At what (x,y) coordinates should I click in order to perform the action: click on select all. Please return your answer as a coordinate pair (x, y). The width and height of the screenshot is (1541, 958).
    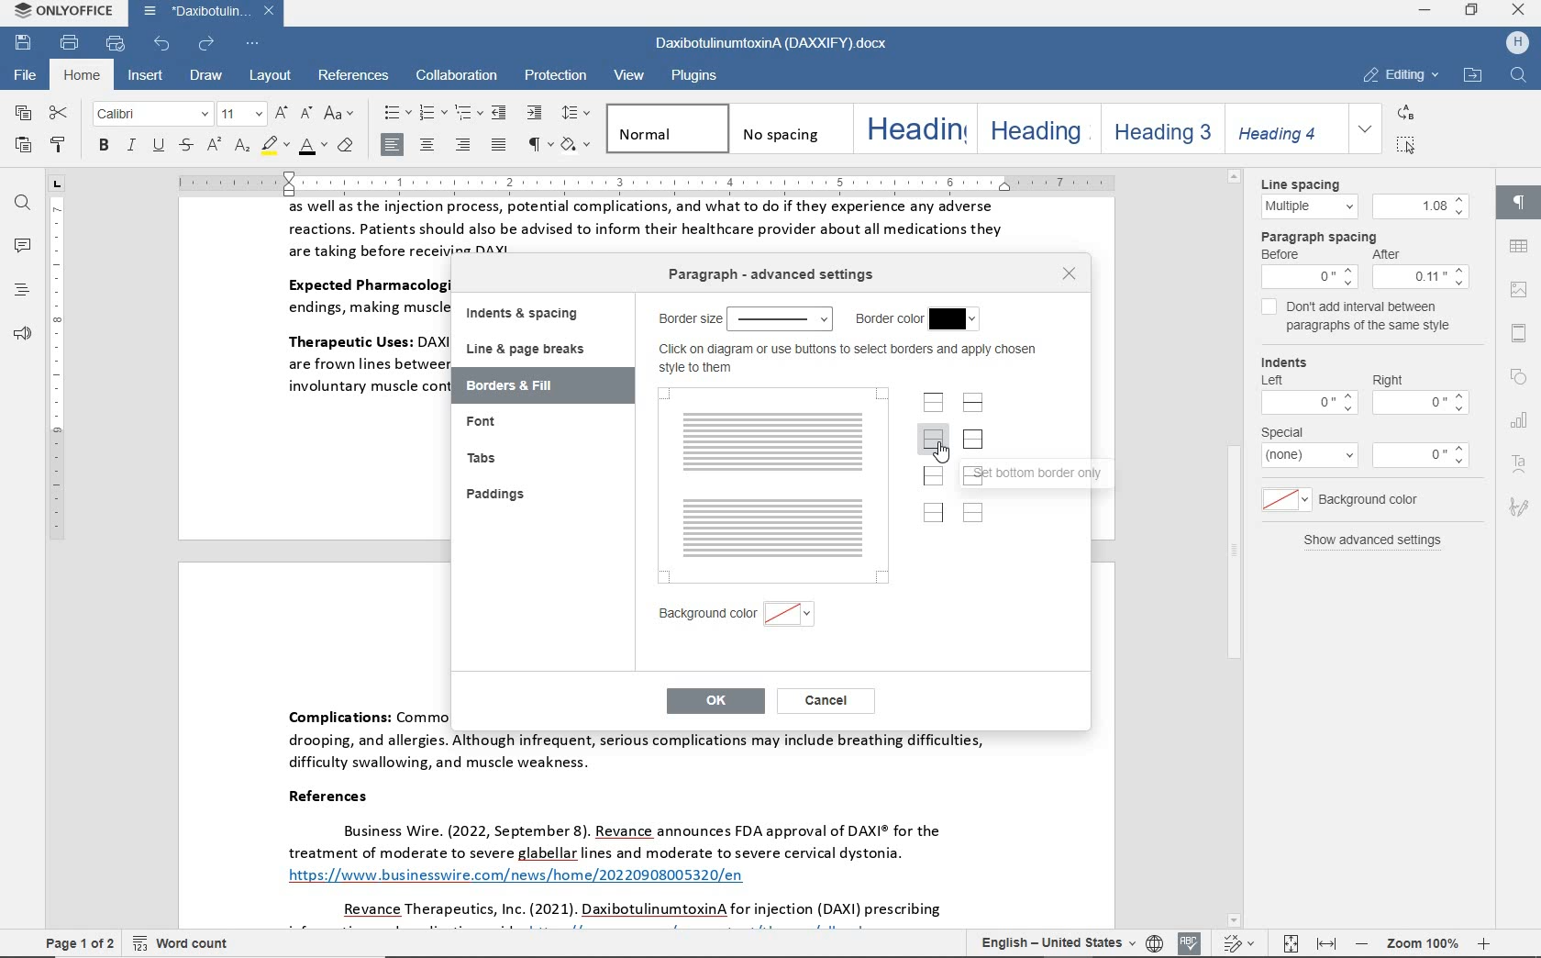
    Looking at the image, I should click on (1406, 144).